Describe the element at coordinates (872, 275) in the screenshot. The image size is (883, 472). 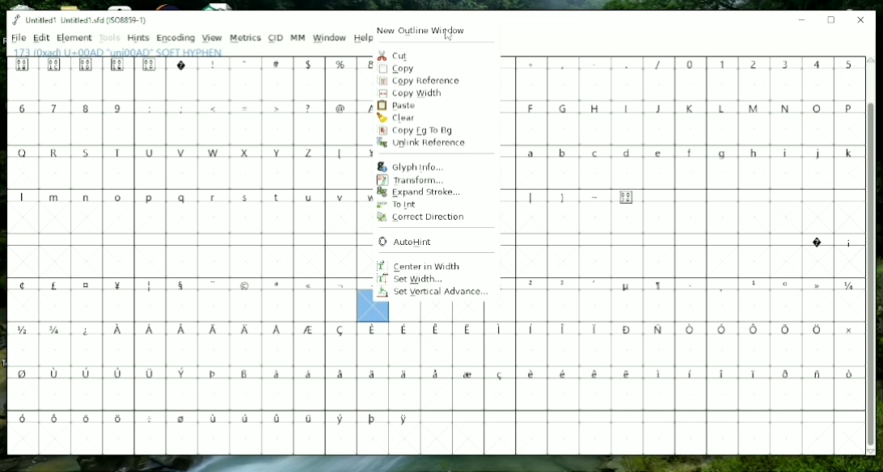
I see `Vertical scrollbar` at that location.